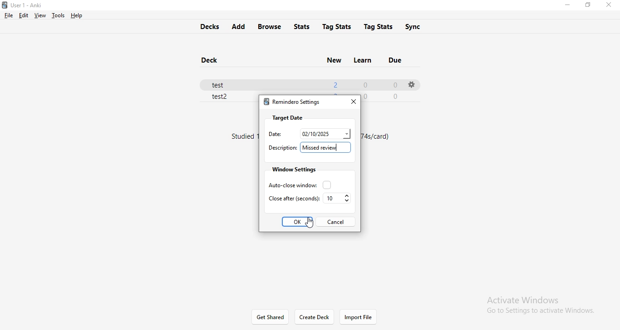  I want to click on view, so click(39, 15).